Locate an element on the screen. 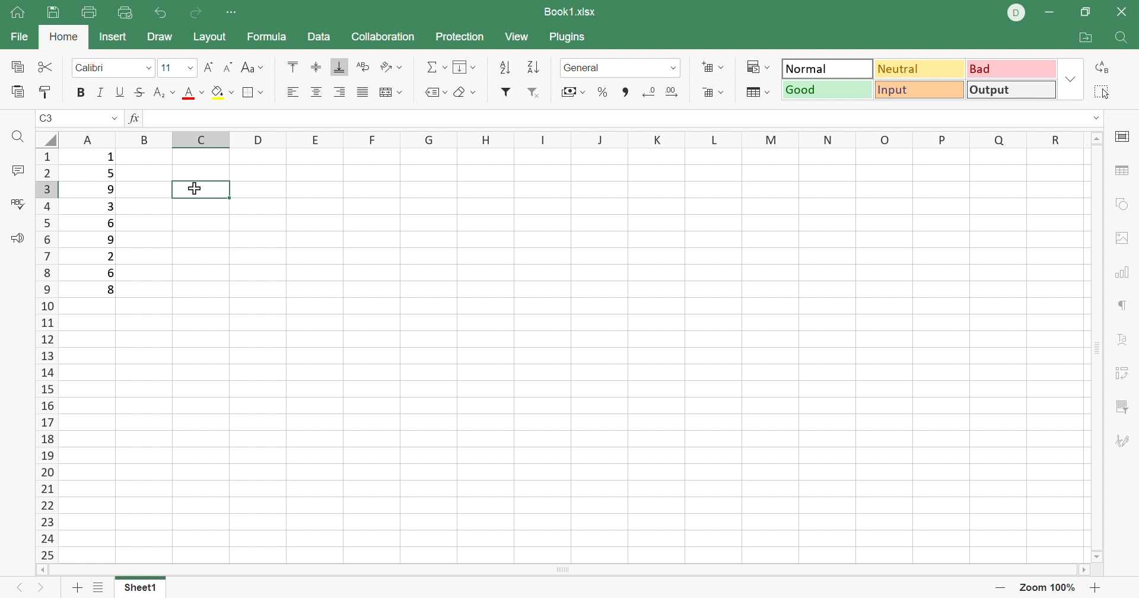 Image resolution: width=1139 pixels, height=598 pixels. Plugins is located at coordinates (569, 40).